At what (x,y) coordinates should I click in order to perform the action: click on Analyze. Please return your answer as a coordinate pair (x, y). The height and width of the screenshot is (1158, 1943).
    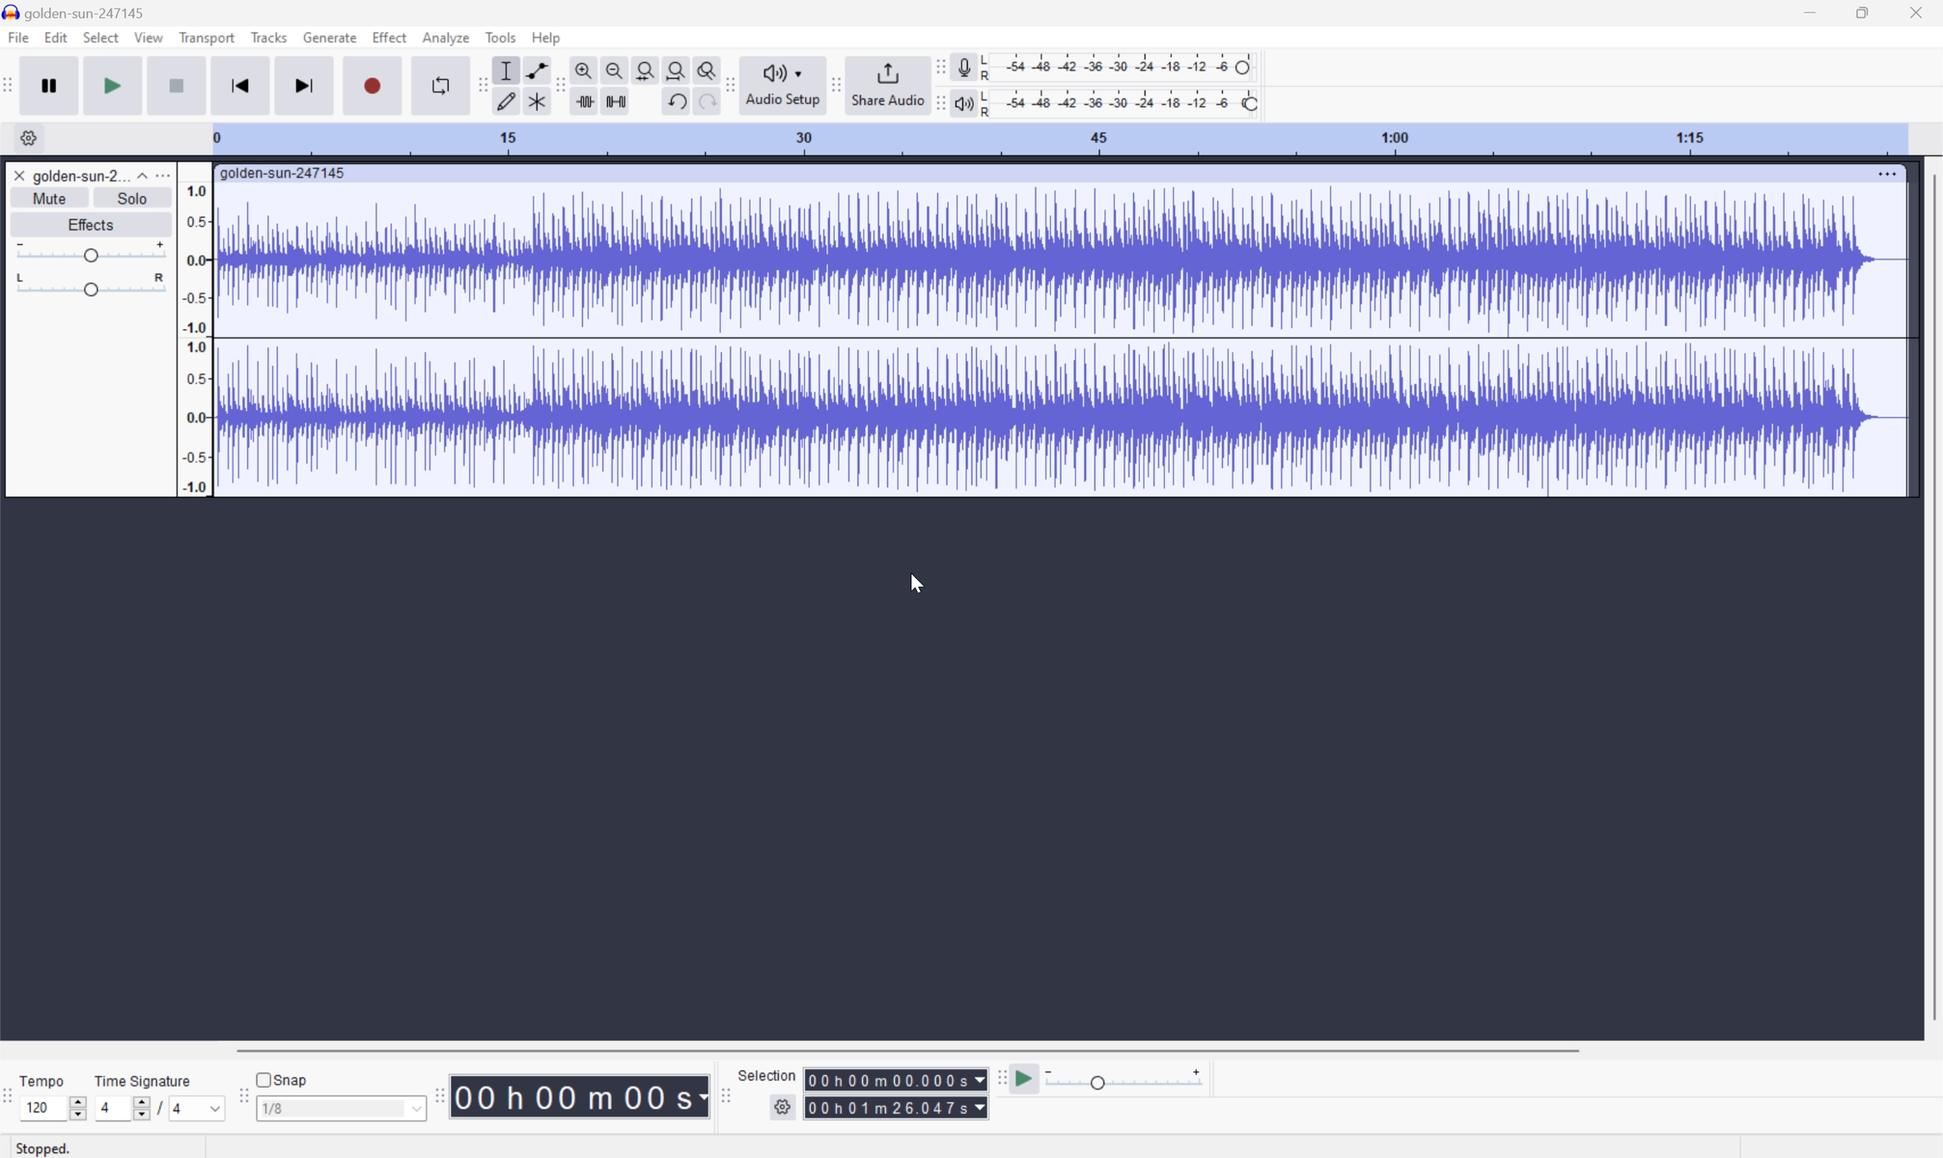
    Looking at the image, I should click on (445, 37).